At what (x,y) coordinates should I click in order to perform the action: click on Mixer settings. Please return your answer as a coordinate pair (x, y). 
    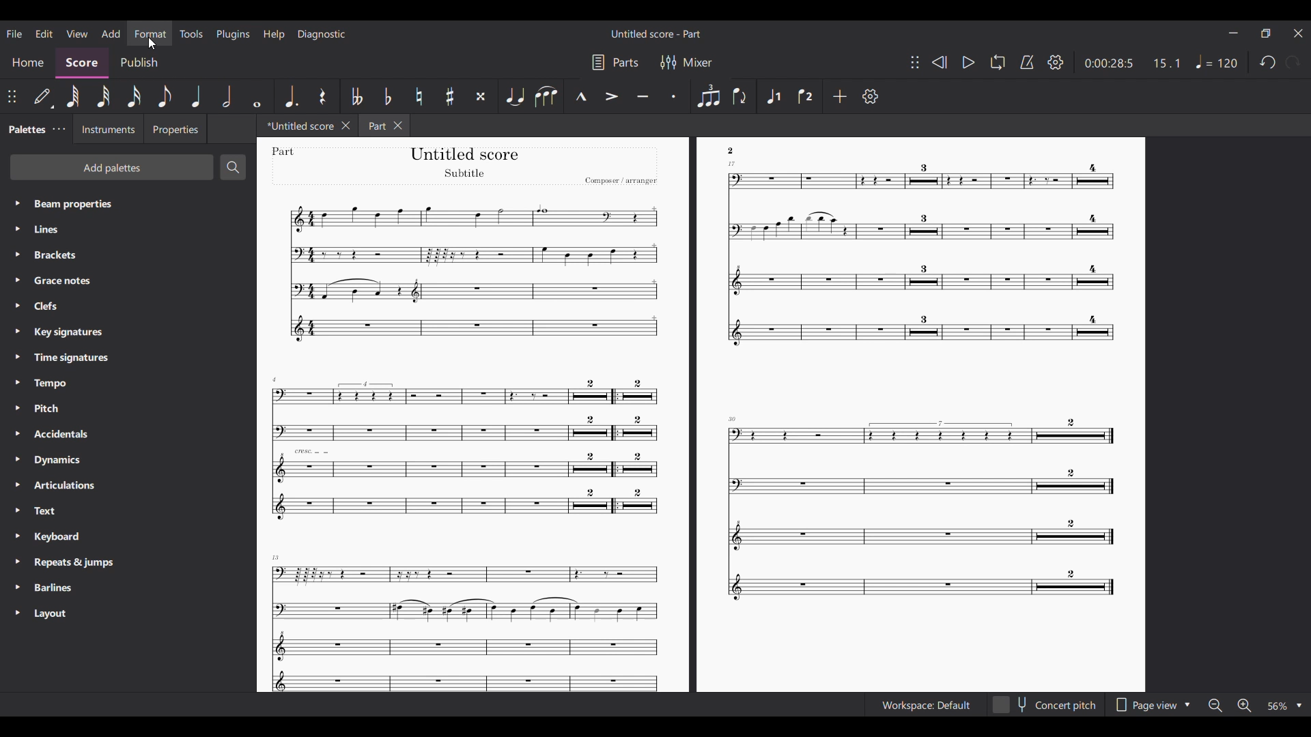
    Looking at the image, I should click on (686, 63).